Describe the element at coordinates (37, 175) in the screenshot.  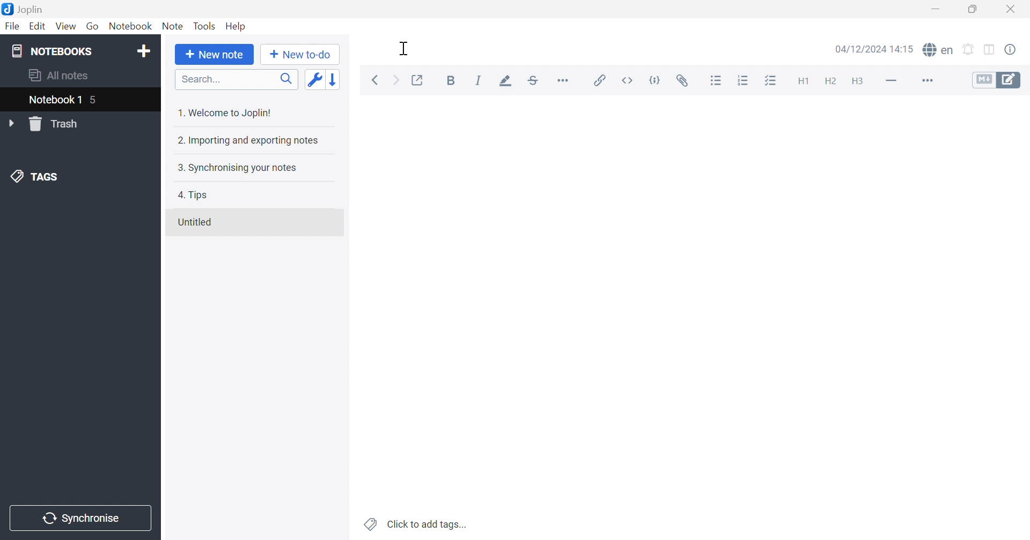
I see `TAGS` at that location.